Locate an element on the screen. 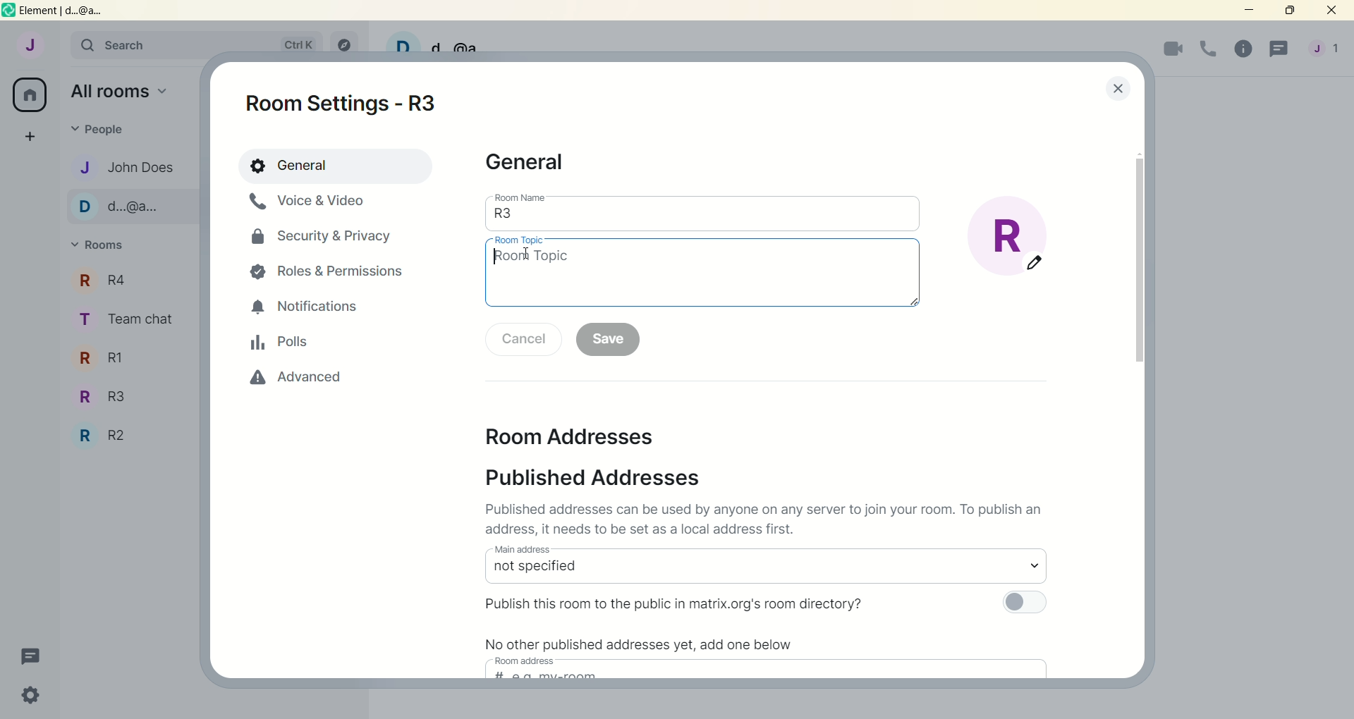 This screenshot has width=1354, height=719. voice call is located at coordinates (1209, 48).